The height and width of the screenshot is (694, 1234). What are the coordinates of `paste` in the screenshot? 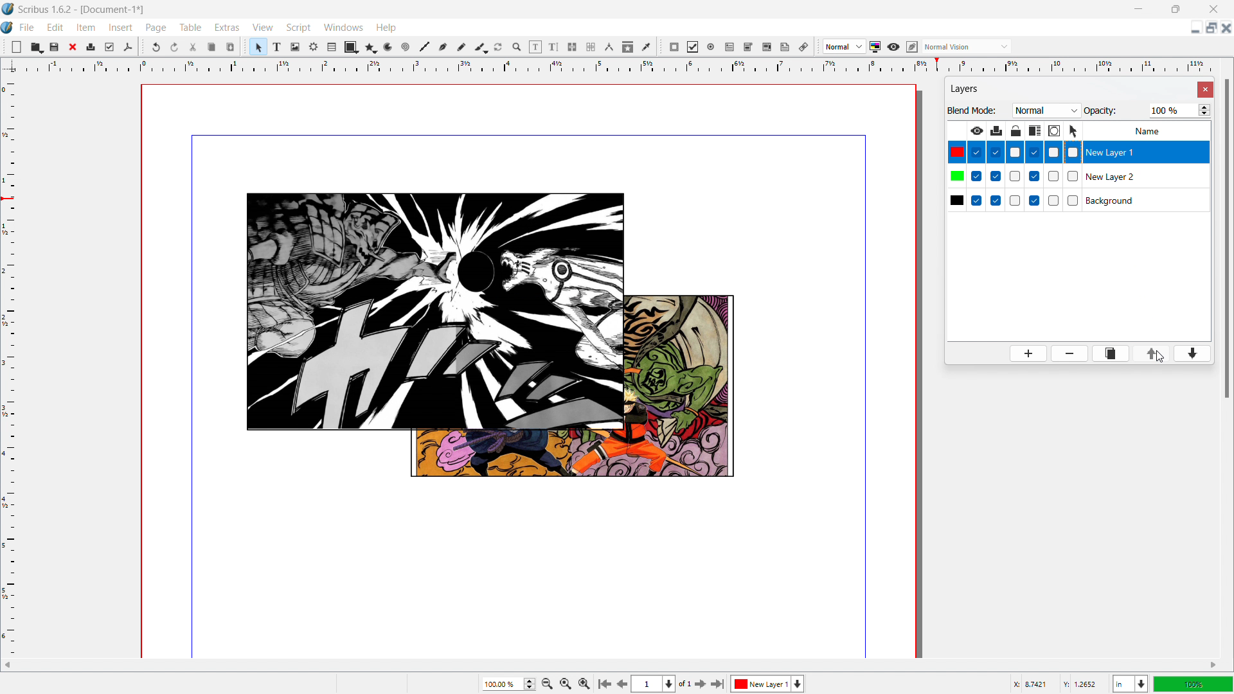 It's located at (231, 47).